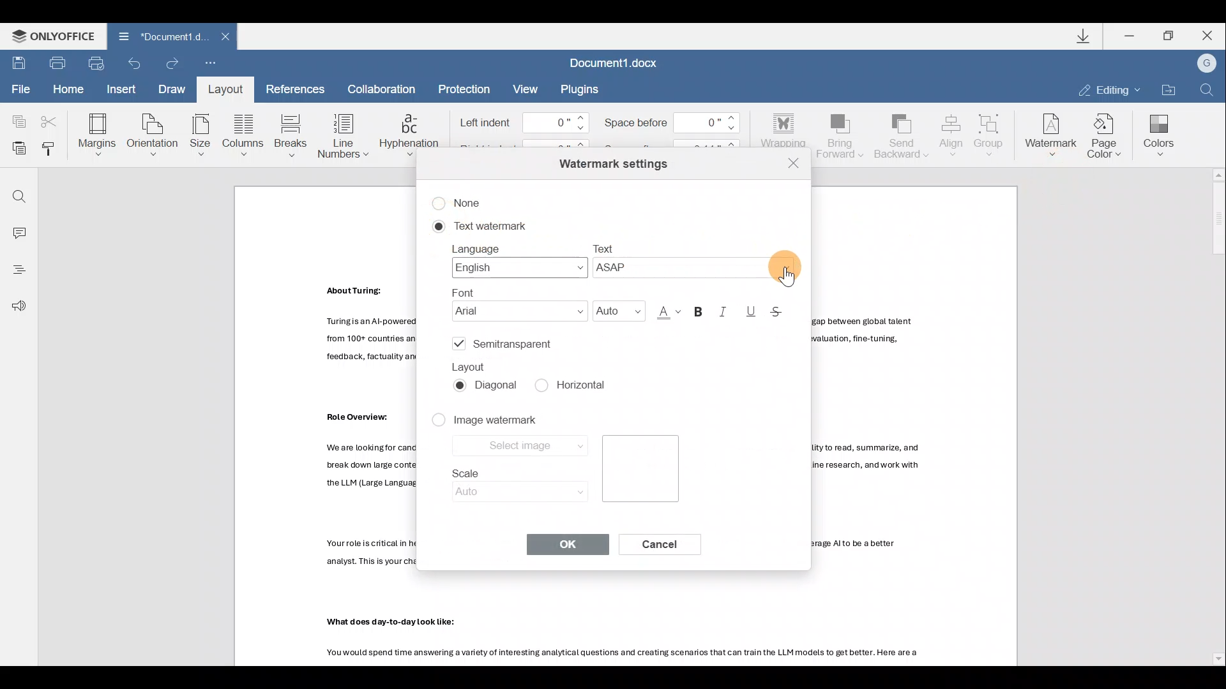  Describe the element at coordinates (411, 136) in the screenshot. I see `Hyphenation` at that location.